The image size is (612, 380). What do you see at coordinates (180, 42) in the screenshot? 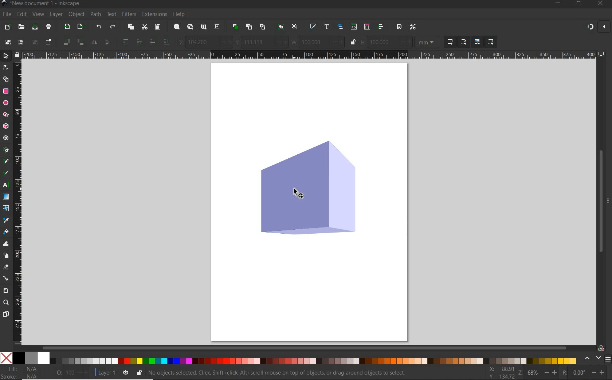
I see `HORIZONTAL COORDINATE SELECTION` at bounding box center [180, 42].